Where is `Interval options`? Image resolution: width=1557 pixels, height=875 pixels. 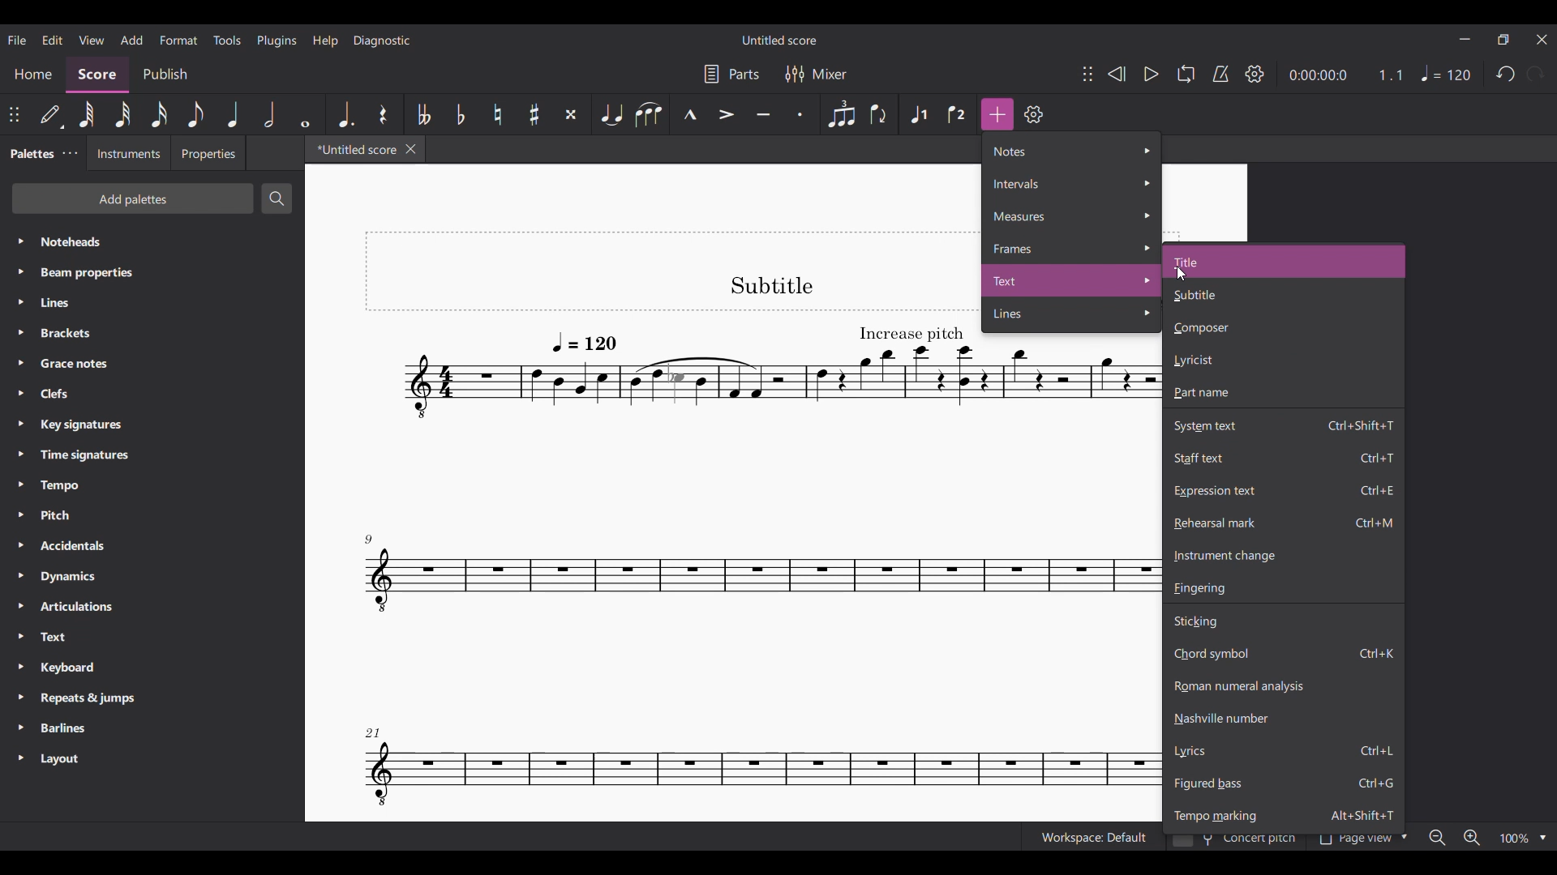 Interval options is located at coordinates (1071, 184).